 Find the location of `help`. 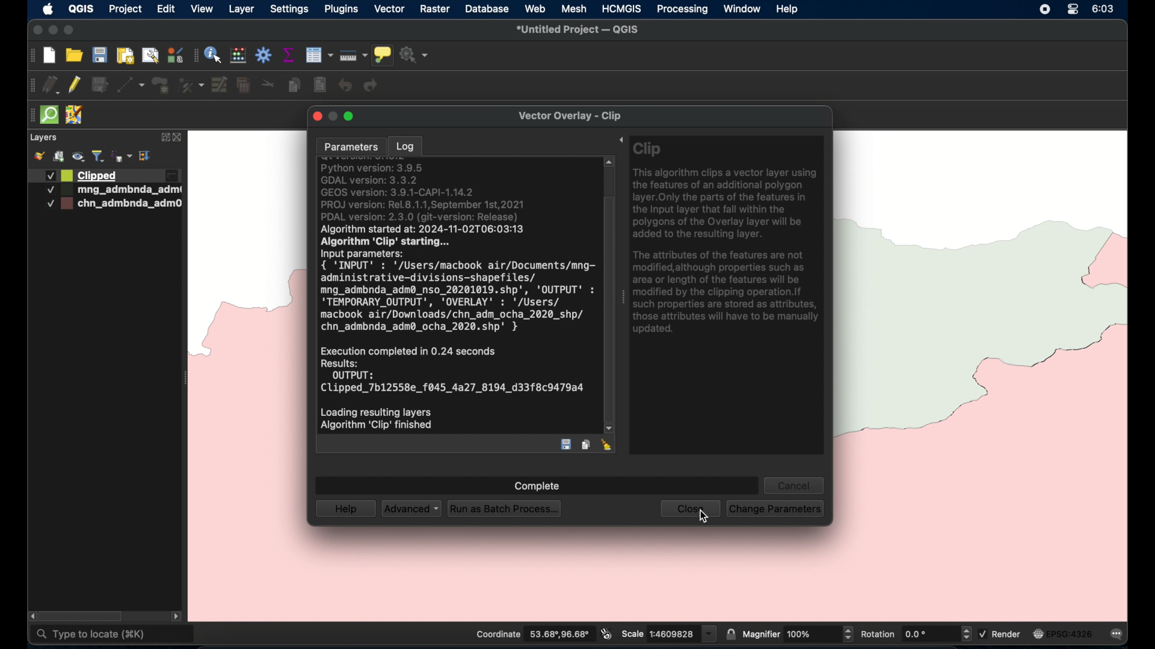

help is located at coordinates (345, 508).